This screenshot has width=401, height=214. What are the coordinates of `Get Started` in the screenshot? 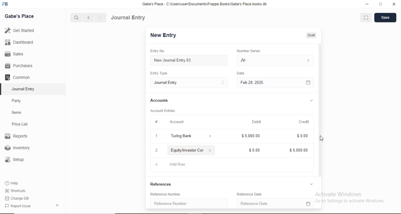 It's located at (19, 30).